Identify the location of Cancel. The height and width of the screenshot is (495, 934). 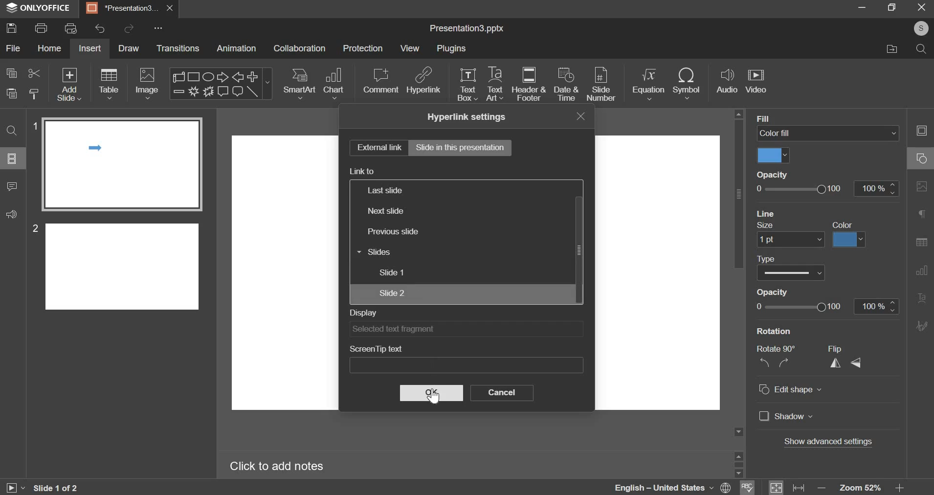
(504, 394).